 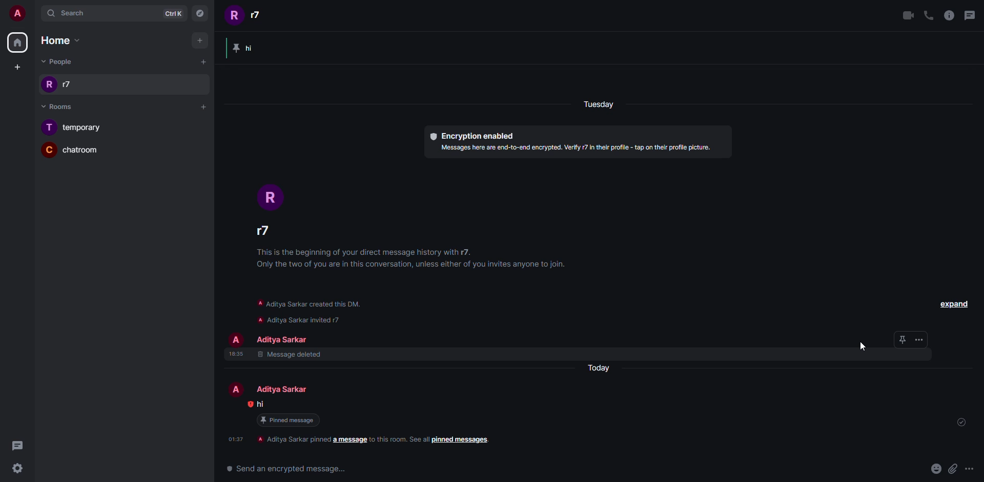 I want to click on profile, so click(x=238, y=388).